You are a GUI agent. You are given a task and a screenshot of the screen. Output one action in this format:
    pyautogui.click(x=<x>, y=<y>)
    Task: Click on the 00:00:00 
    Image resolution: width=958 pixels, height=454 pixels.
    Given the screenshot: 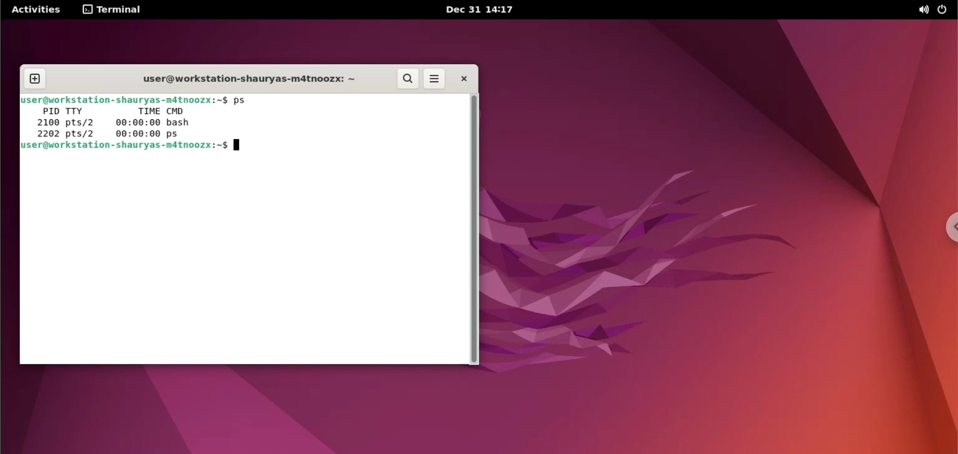 What is the action you would take?
    pyautogui.click(x=130, y=122)
    